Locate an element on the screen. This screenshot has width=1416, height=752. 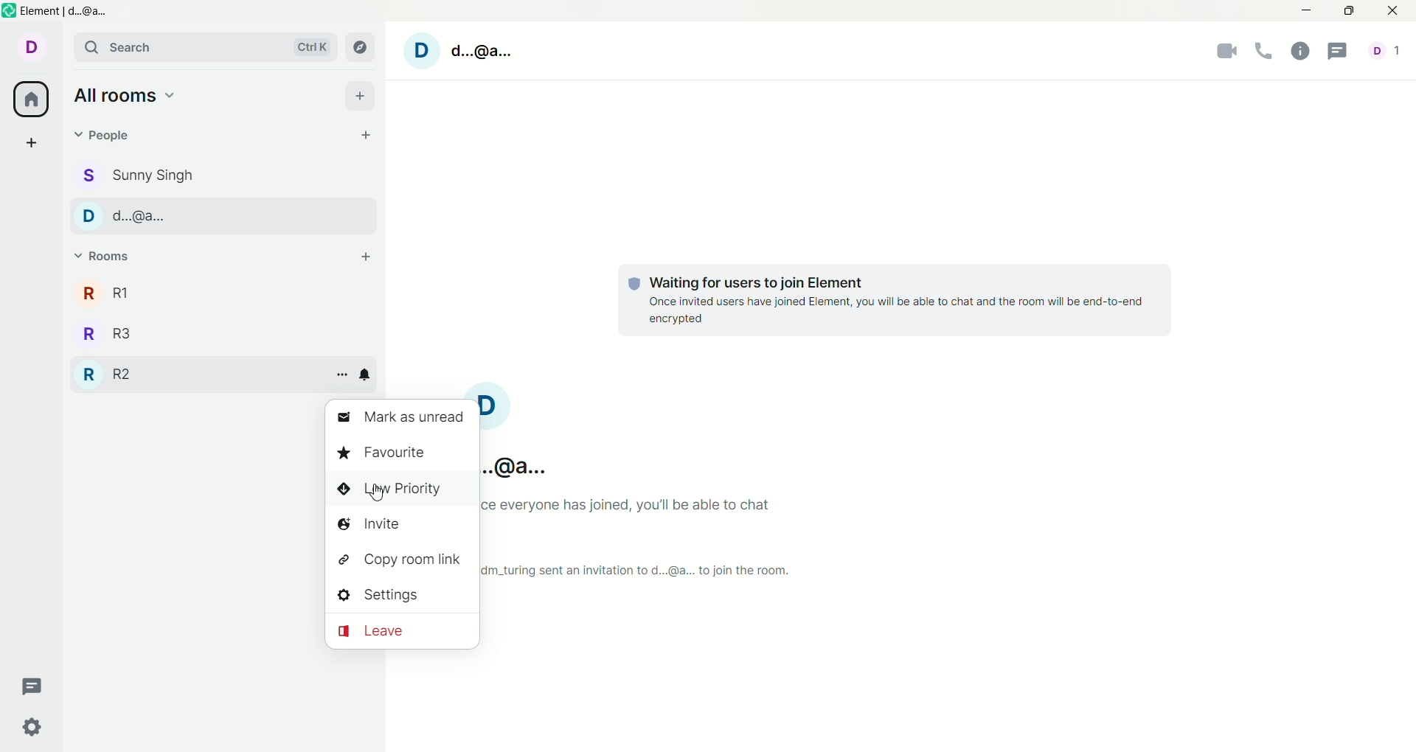
audio call is located at coordinates (1265, 52).